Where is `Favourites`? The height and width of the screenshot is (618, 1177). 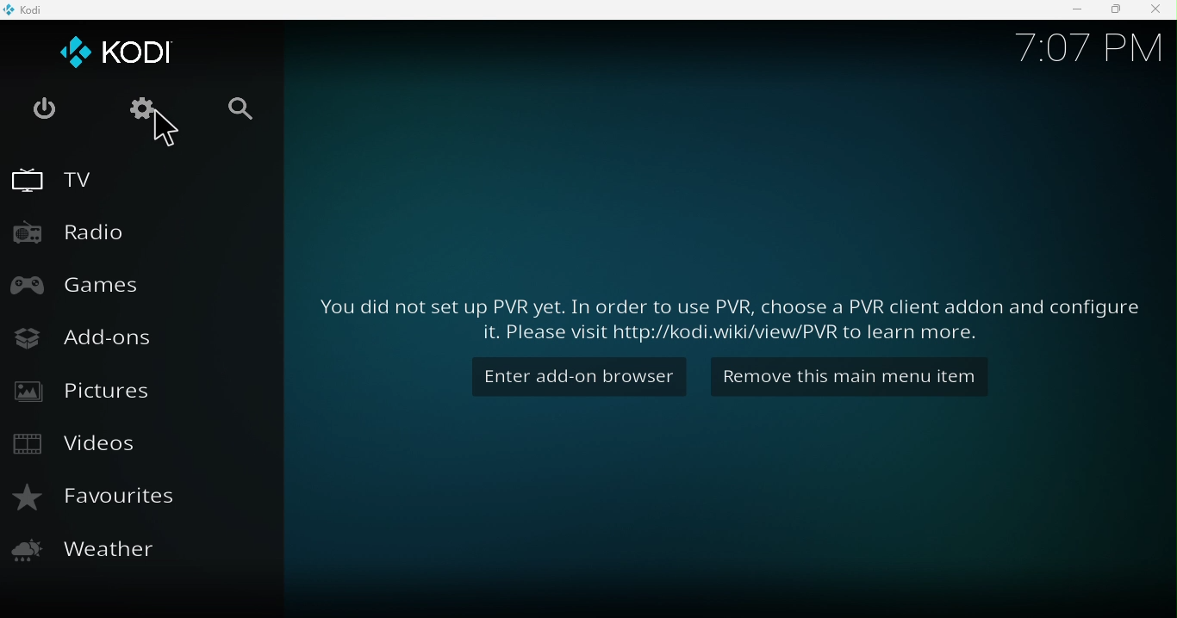 Favourites is located at coordinates (95, 498).